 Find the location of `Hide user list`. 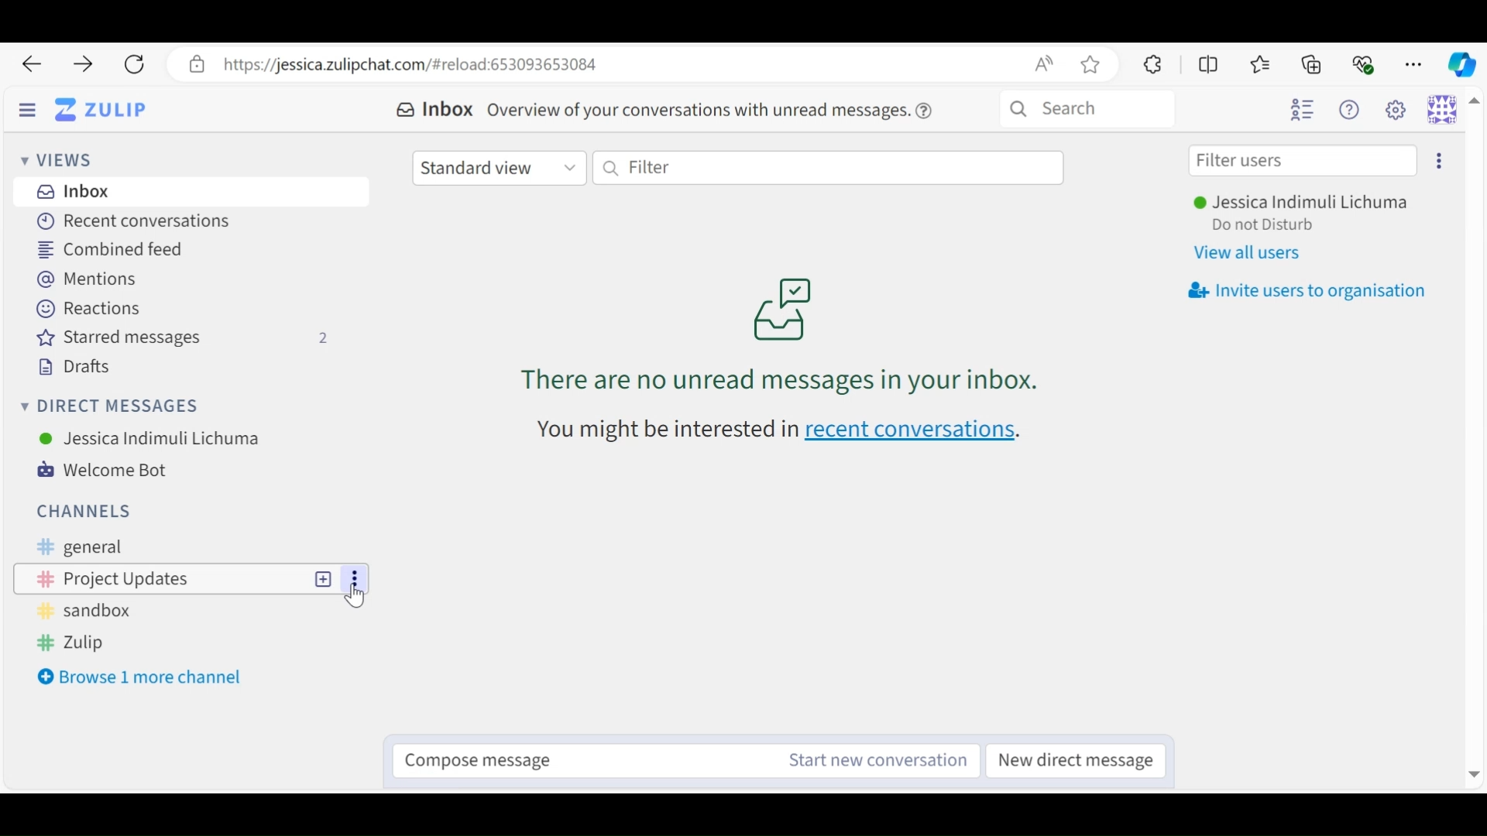

Hide user list is located at coordinates (1302, 111).